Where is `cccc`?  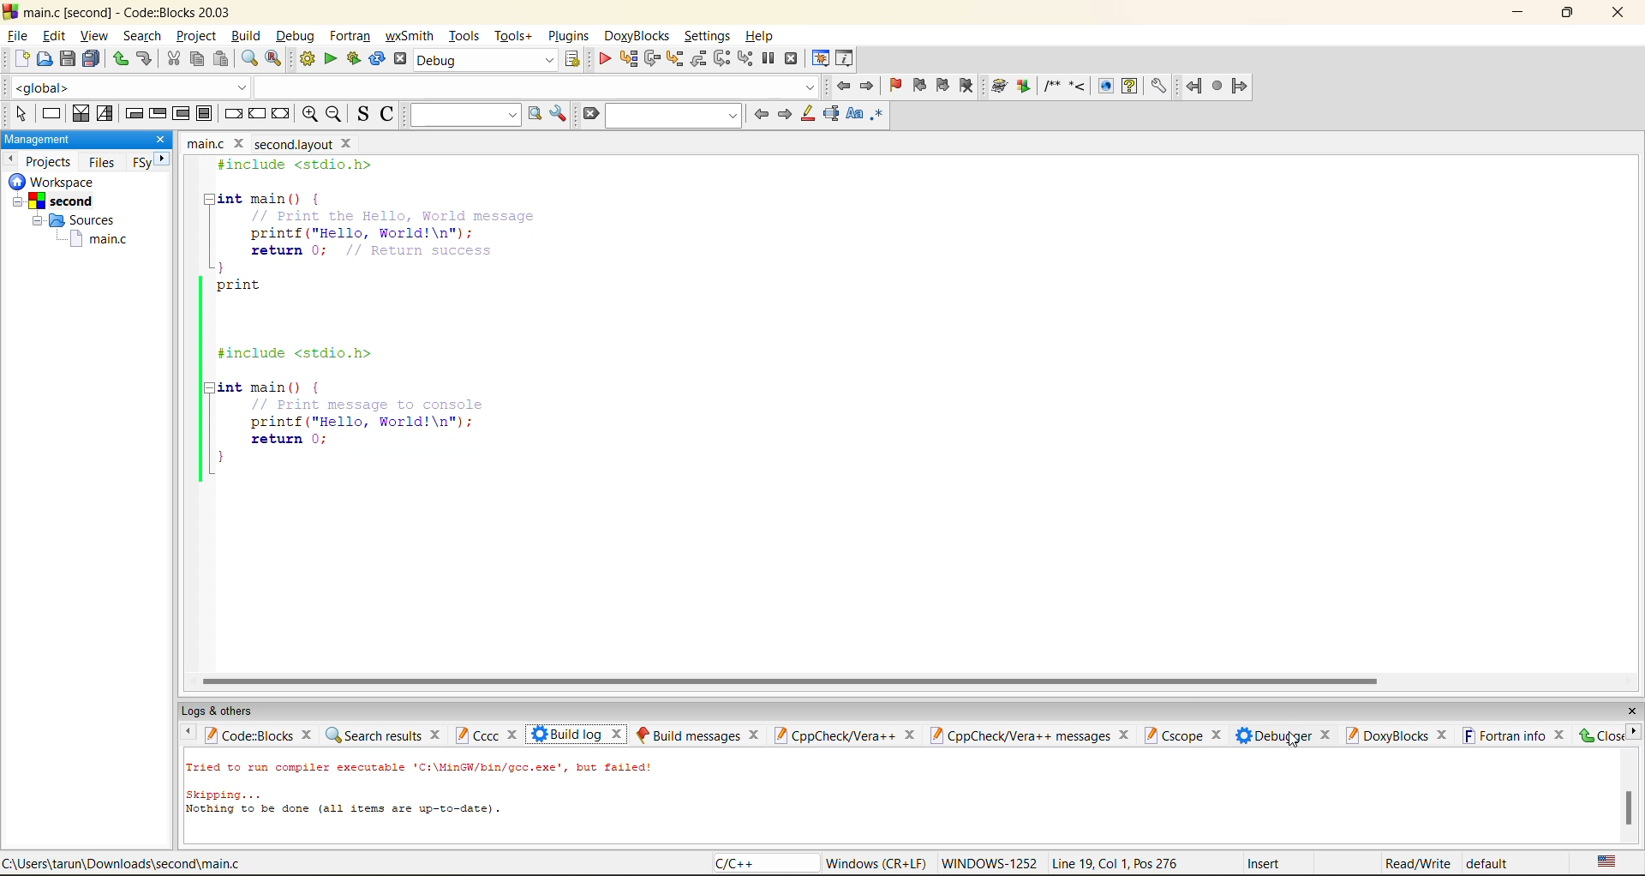
cccc is located at coordinates (486, 734).